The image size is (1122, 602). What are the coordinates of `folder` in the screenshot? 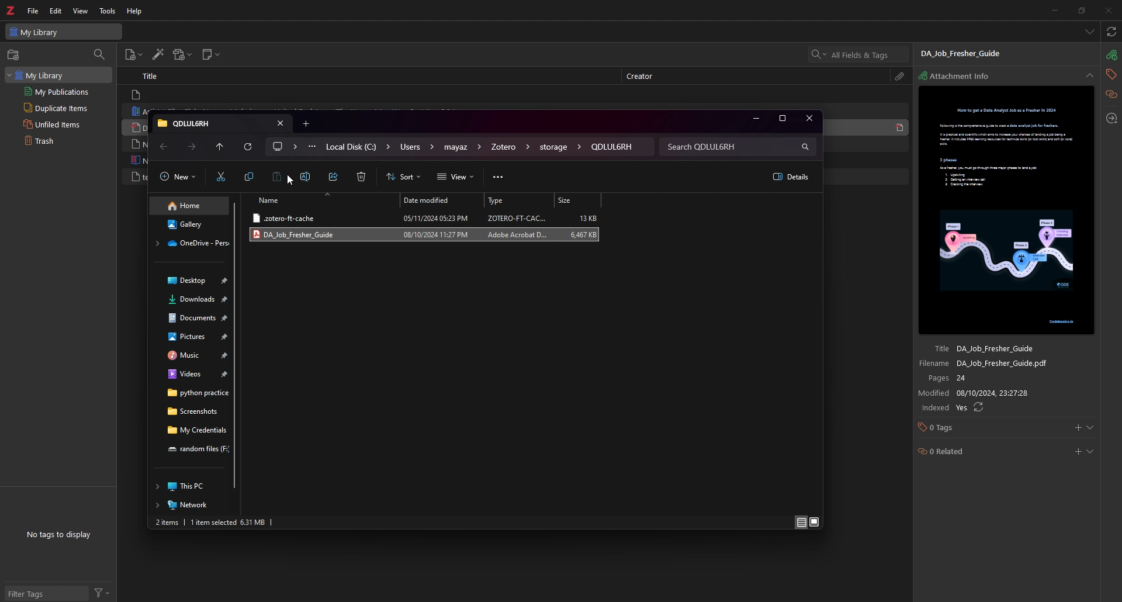 It's located at (202, 123).